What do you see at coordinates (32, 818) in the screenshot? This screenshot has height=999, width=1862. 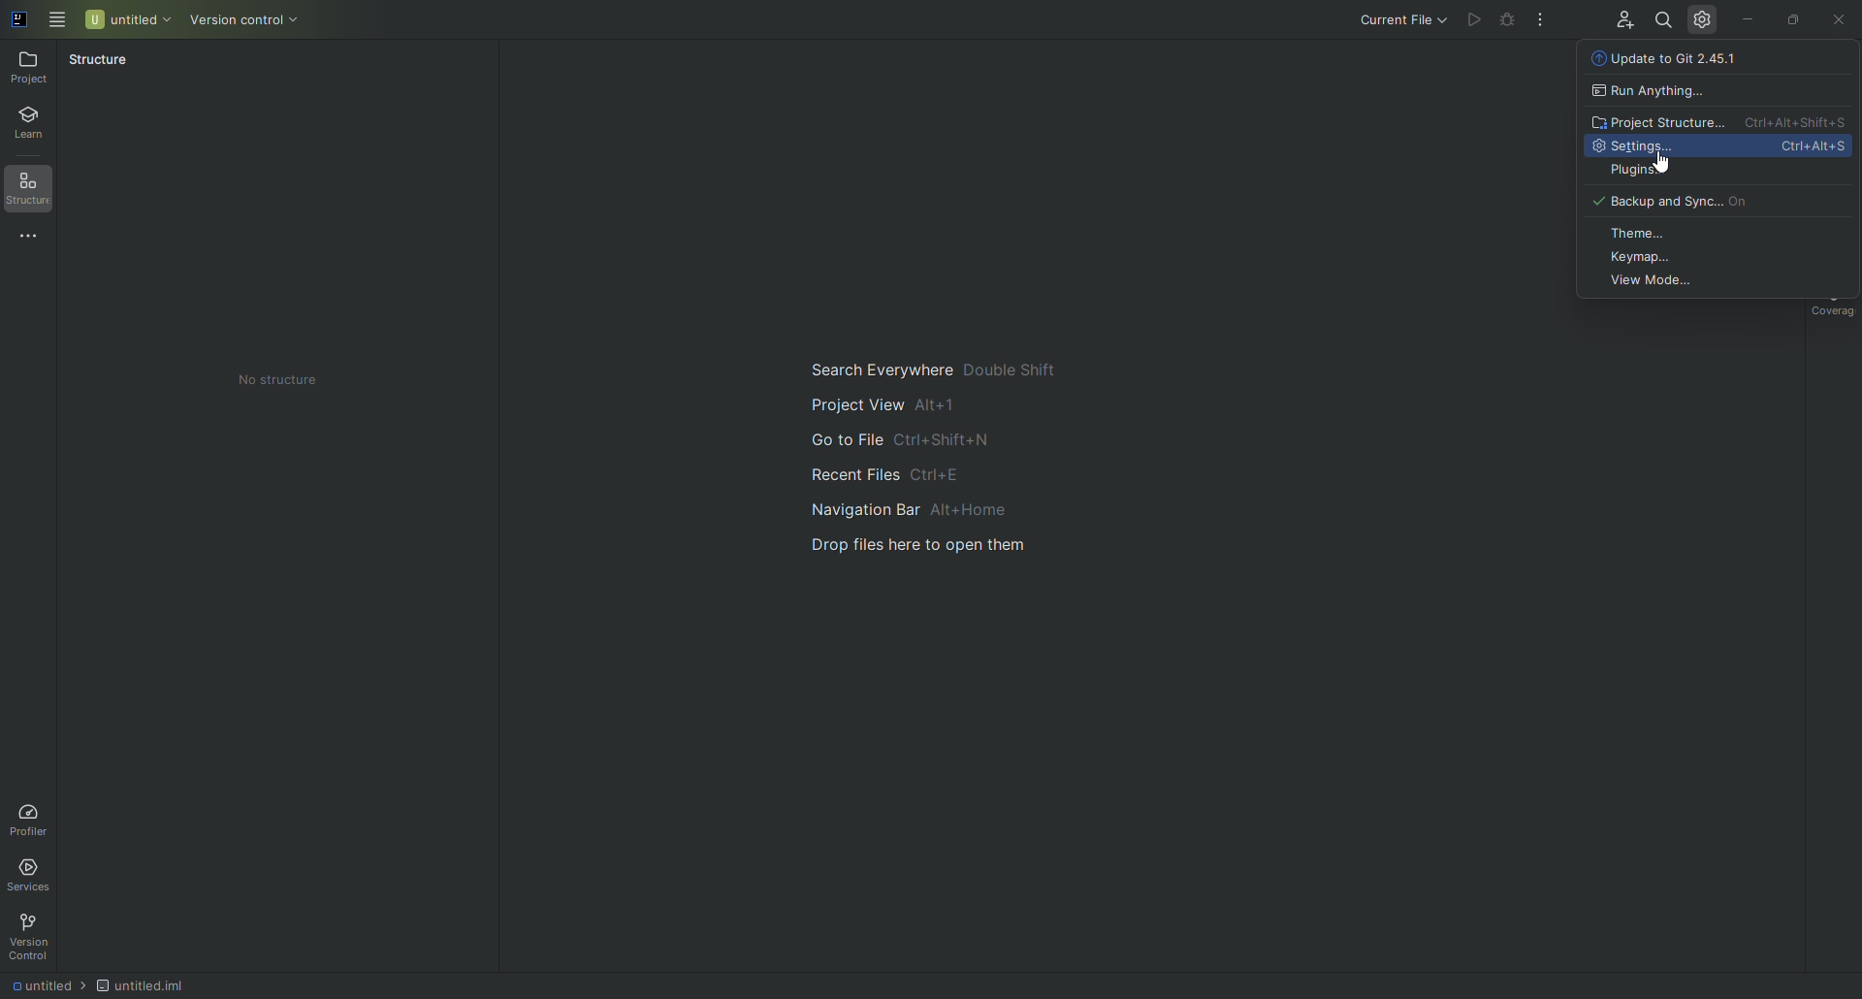 I see `Profiler` at bounding box center [32, 818].